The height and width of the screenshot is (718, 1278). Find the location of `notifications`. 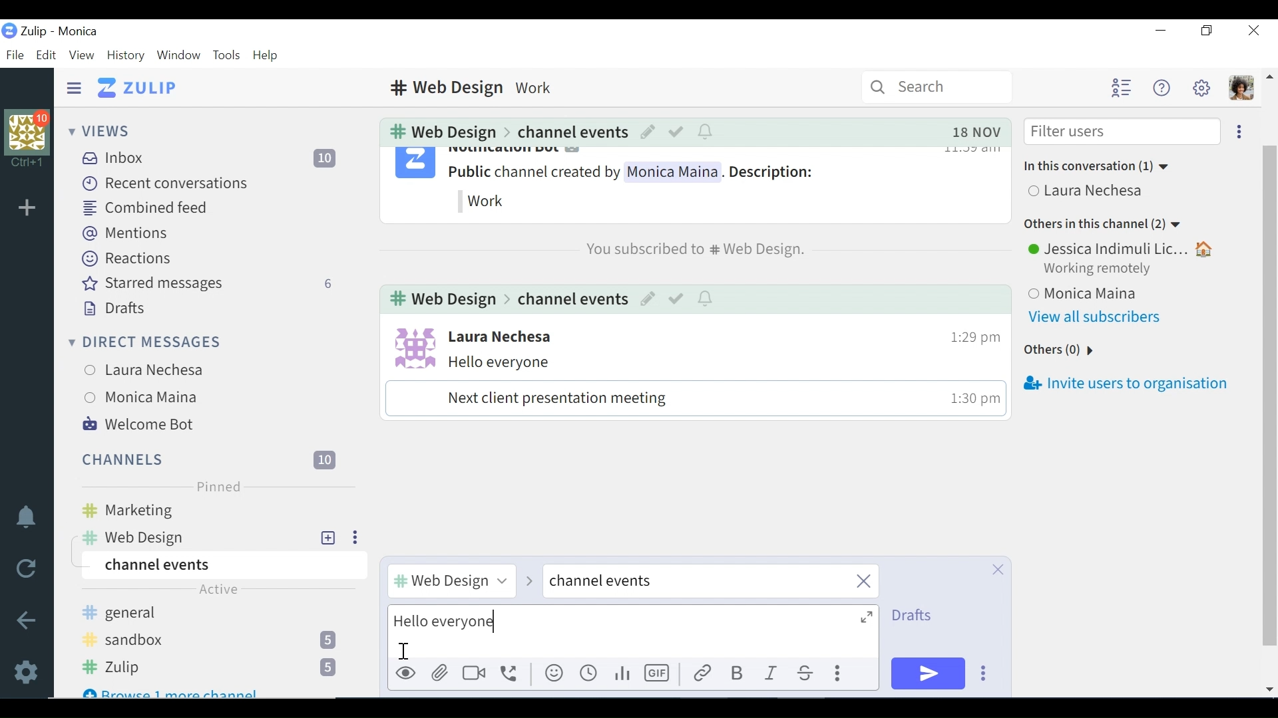

notifications is located at coordinates (26, 515).